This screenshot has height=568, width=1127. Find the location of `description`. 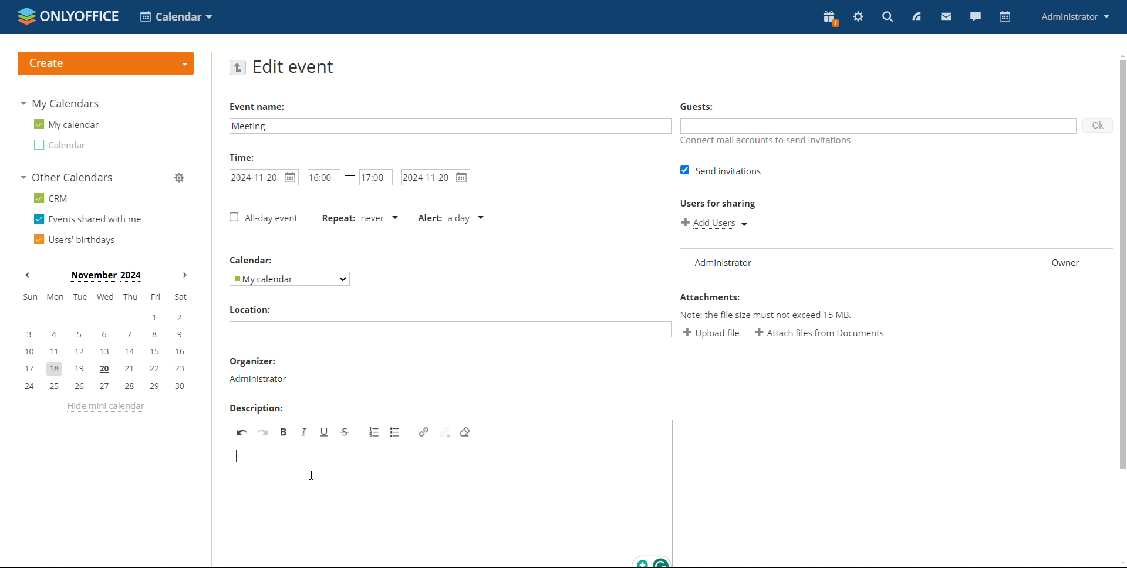

description is located at coordinates (255, 408).